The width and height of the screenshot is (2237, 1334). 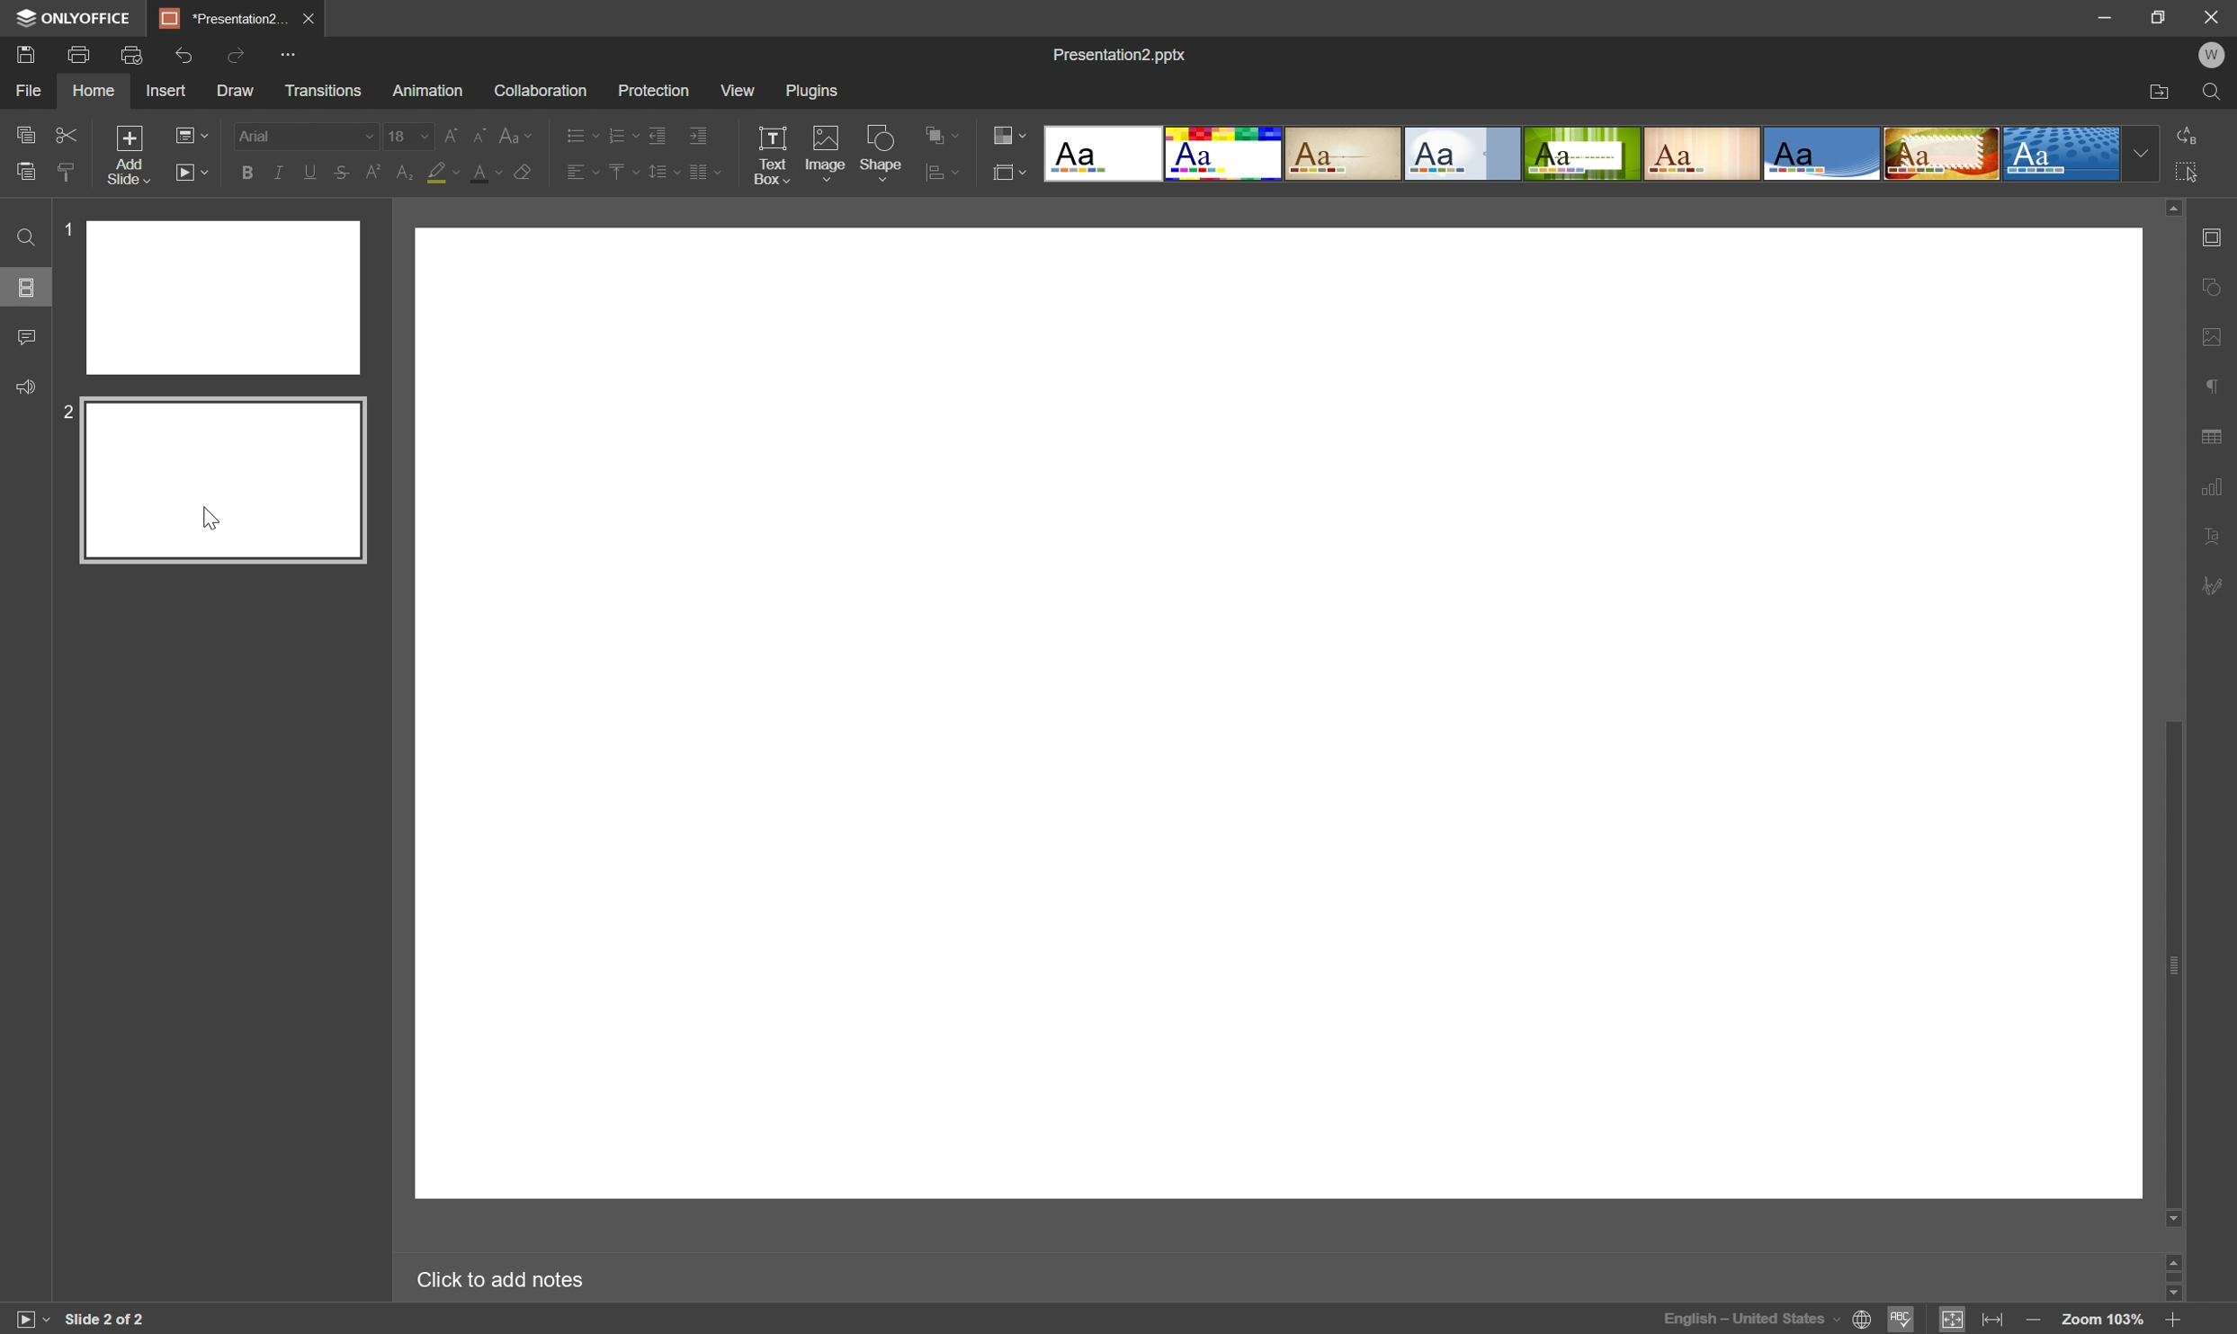 What do you see at coordinates (524, 176) in the screenshot?
I see `Clear style` at bounding box center [524, 176].